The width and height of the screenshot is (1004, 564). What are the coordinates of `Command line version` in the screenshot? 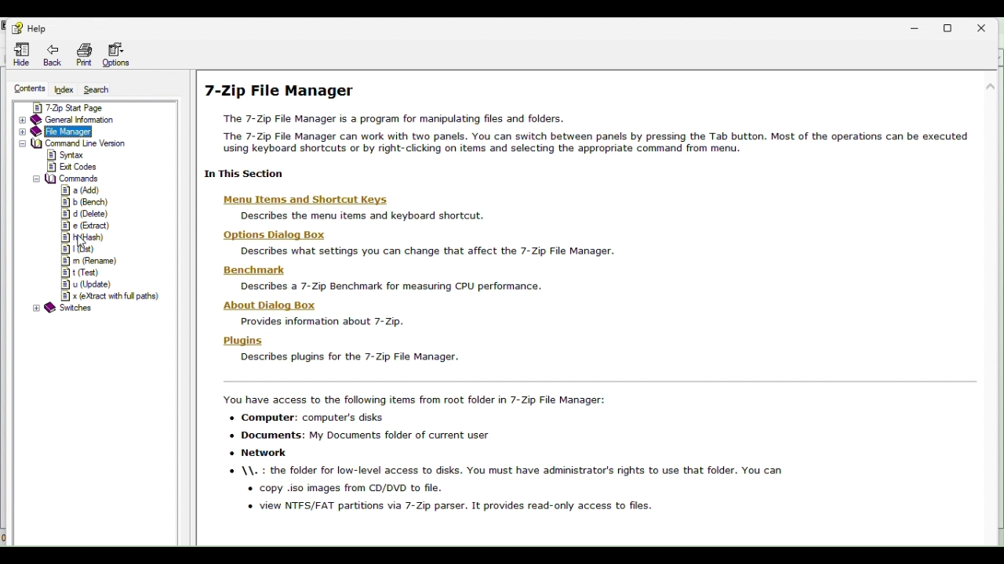 It's located at (90, 143).